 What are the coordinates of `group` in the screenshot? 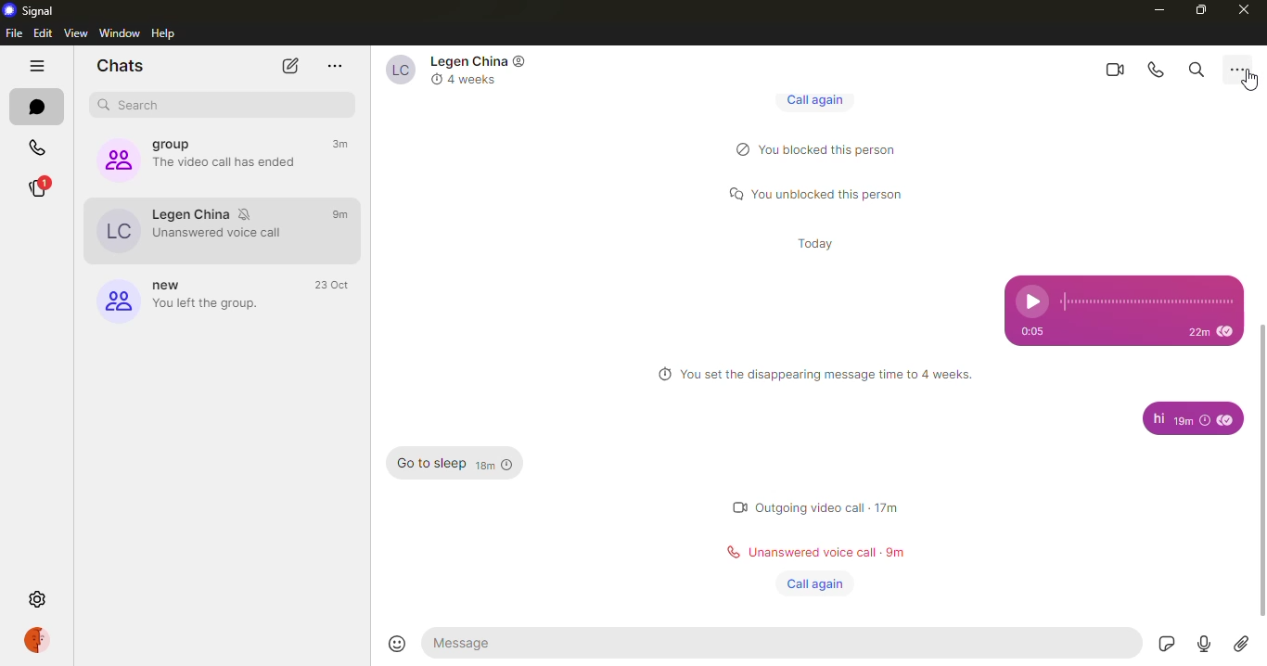 It's located at (187, 297).